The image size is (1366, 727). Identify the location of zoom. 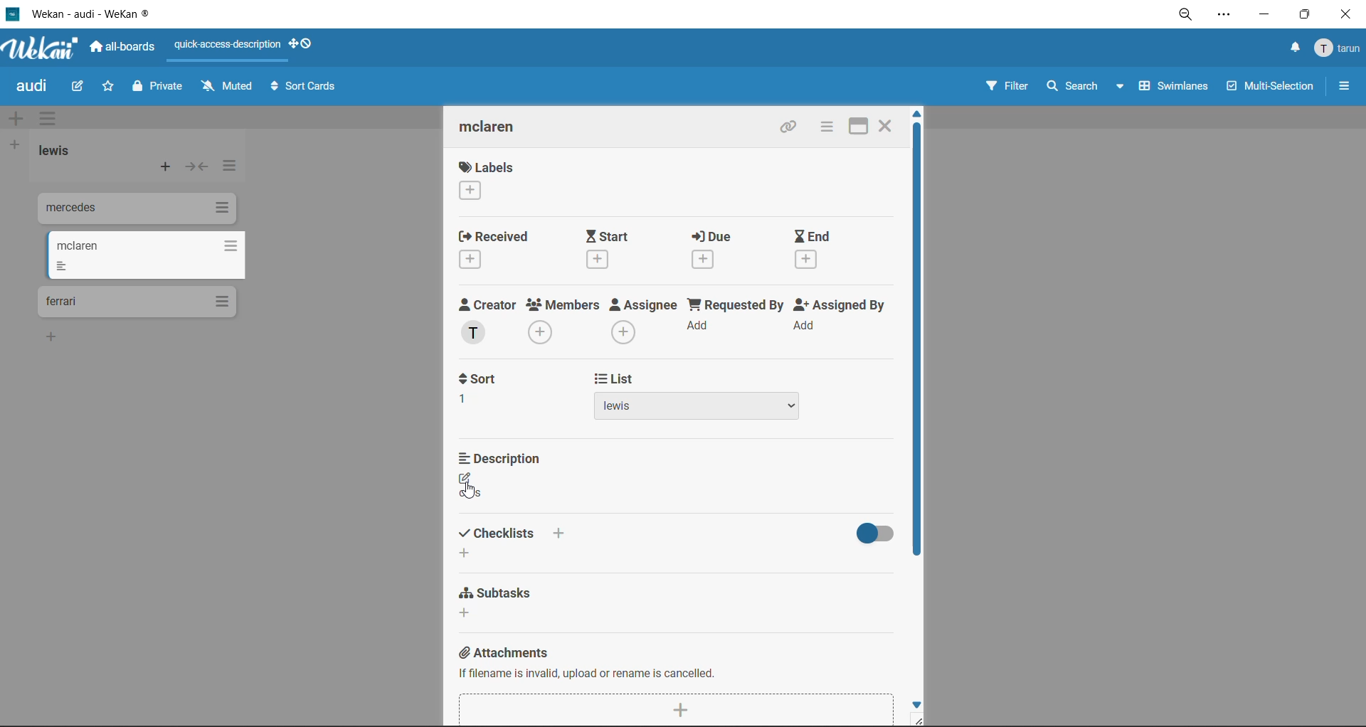
(1185, 16).